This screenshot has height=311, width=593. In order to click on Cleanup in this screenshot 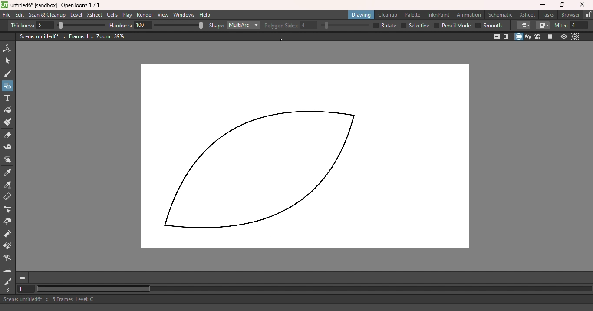, I will do `click(387, 15)`.